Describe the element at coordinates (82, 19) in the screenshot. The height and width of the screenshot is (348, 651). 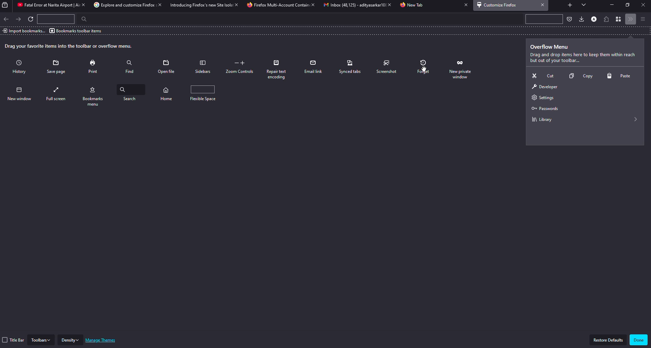
I see `search` at that location.